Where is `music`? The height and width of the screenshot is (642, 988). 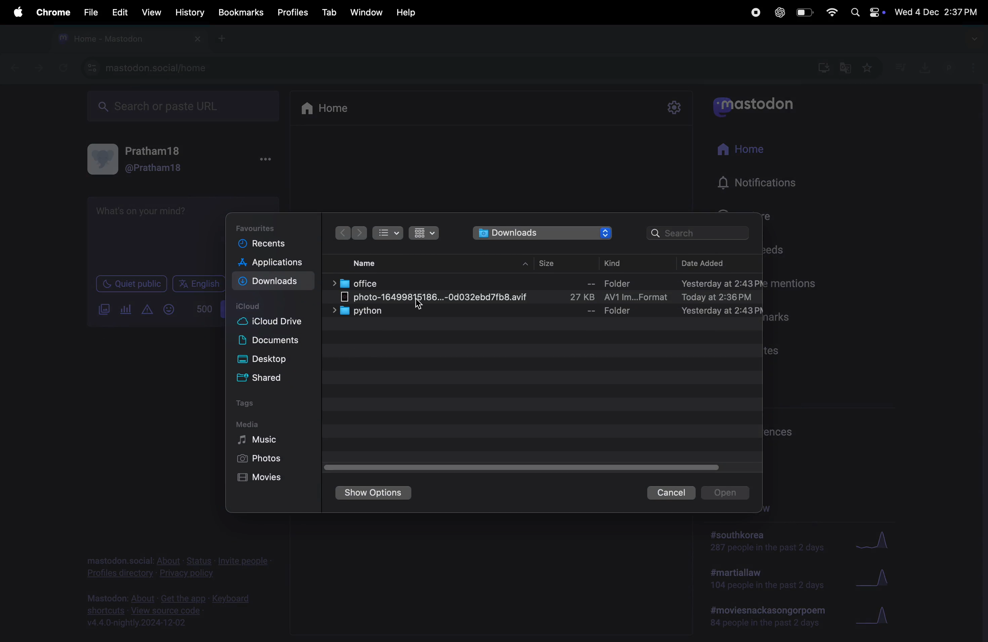 music is located at coordinates (260, 440).